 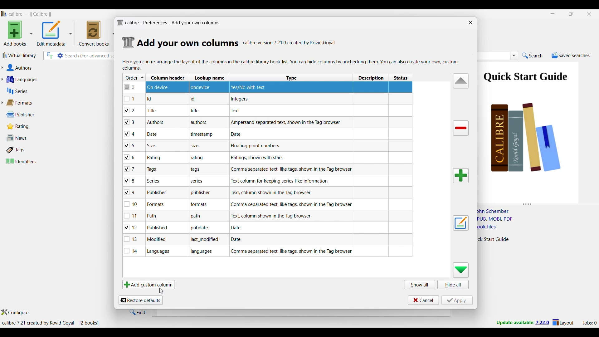 I want to click on Description of current window, so click(x=291, y=65).